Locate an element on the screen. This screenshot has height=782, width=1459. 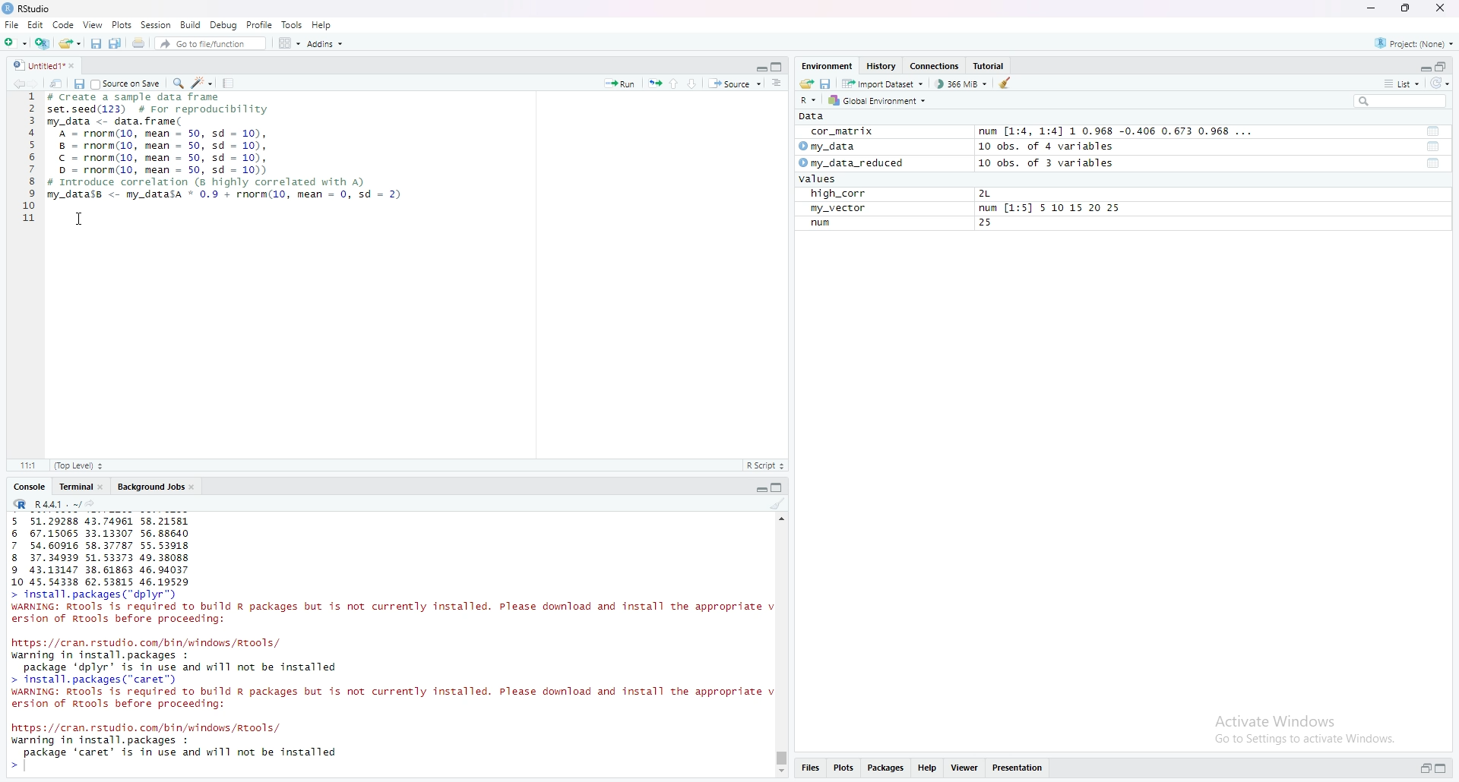
cor_matrix num [1:4, 1:4] 1 0.968 -0.406 0.673 0.968 ... is located at coordinates (1036, 131).